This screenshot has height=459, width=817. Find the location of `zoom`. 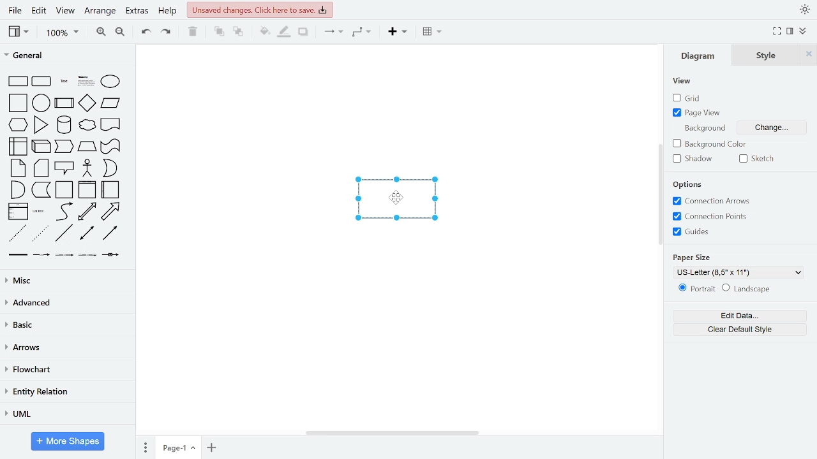

zoom is located at coordinates (64, 33).